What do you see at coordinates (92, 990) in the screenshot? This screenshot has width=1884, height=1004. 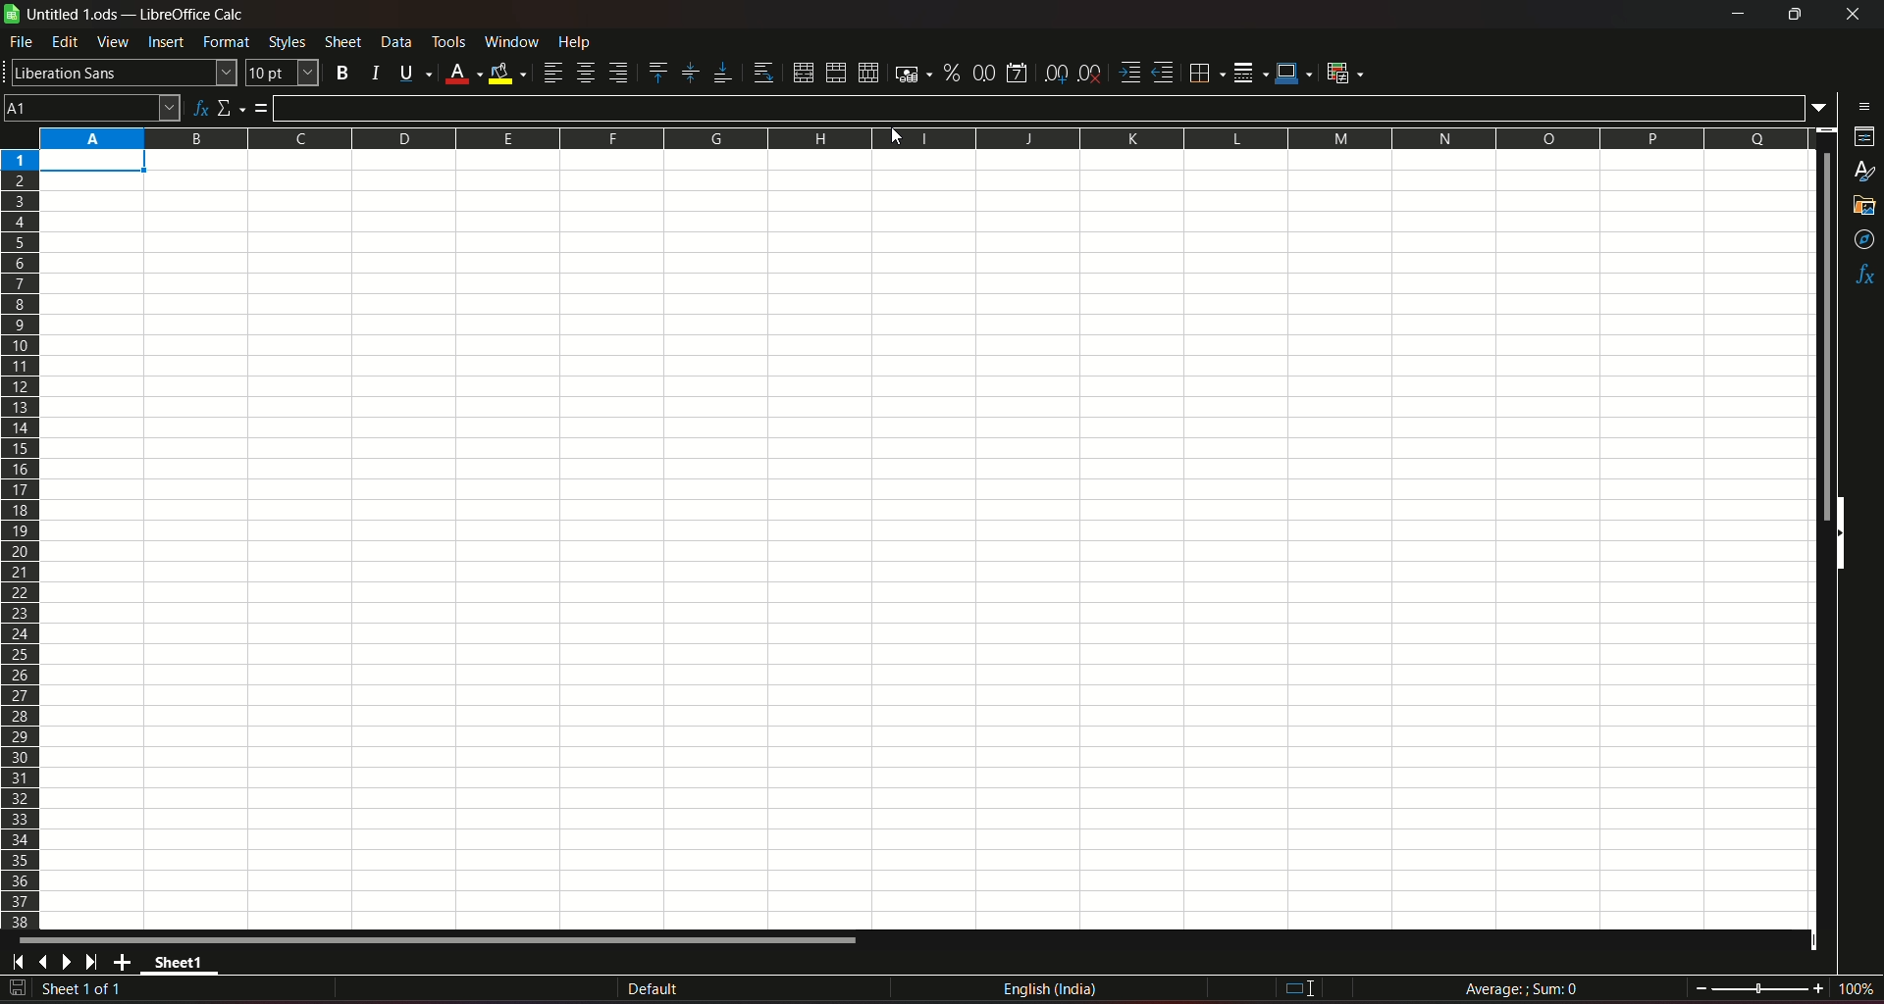 I see `sheet number` at bounding box center [92, 990].